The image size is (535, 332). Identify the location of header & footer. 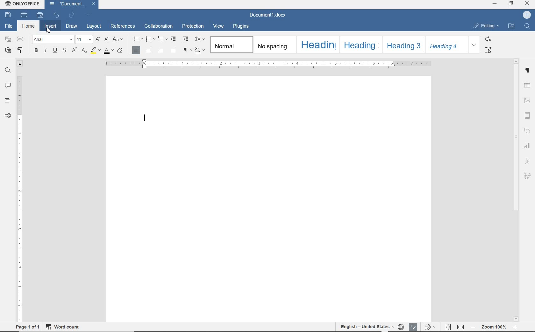
(528, 115).